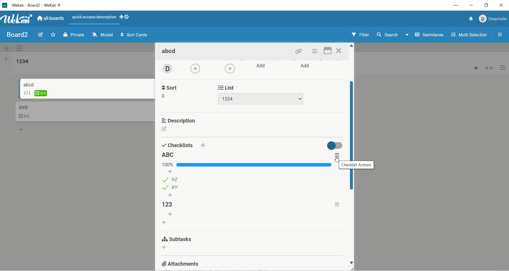 The width and height of the screenshot is (509, 271). What do you see at coordinates (170, 187) in the screenshot?
I see `list` at bounding box center [170, 187].